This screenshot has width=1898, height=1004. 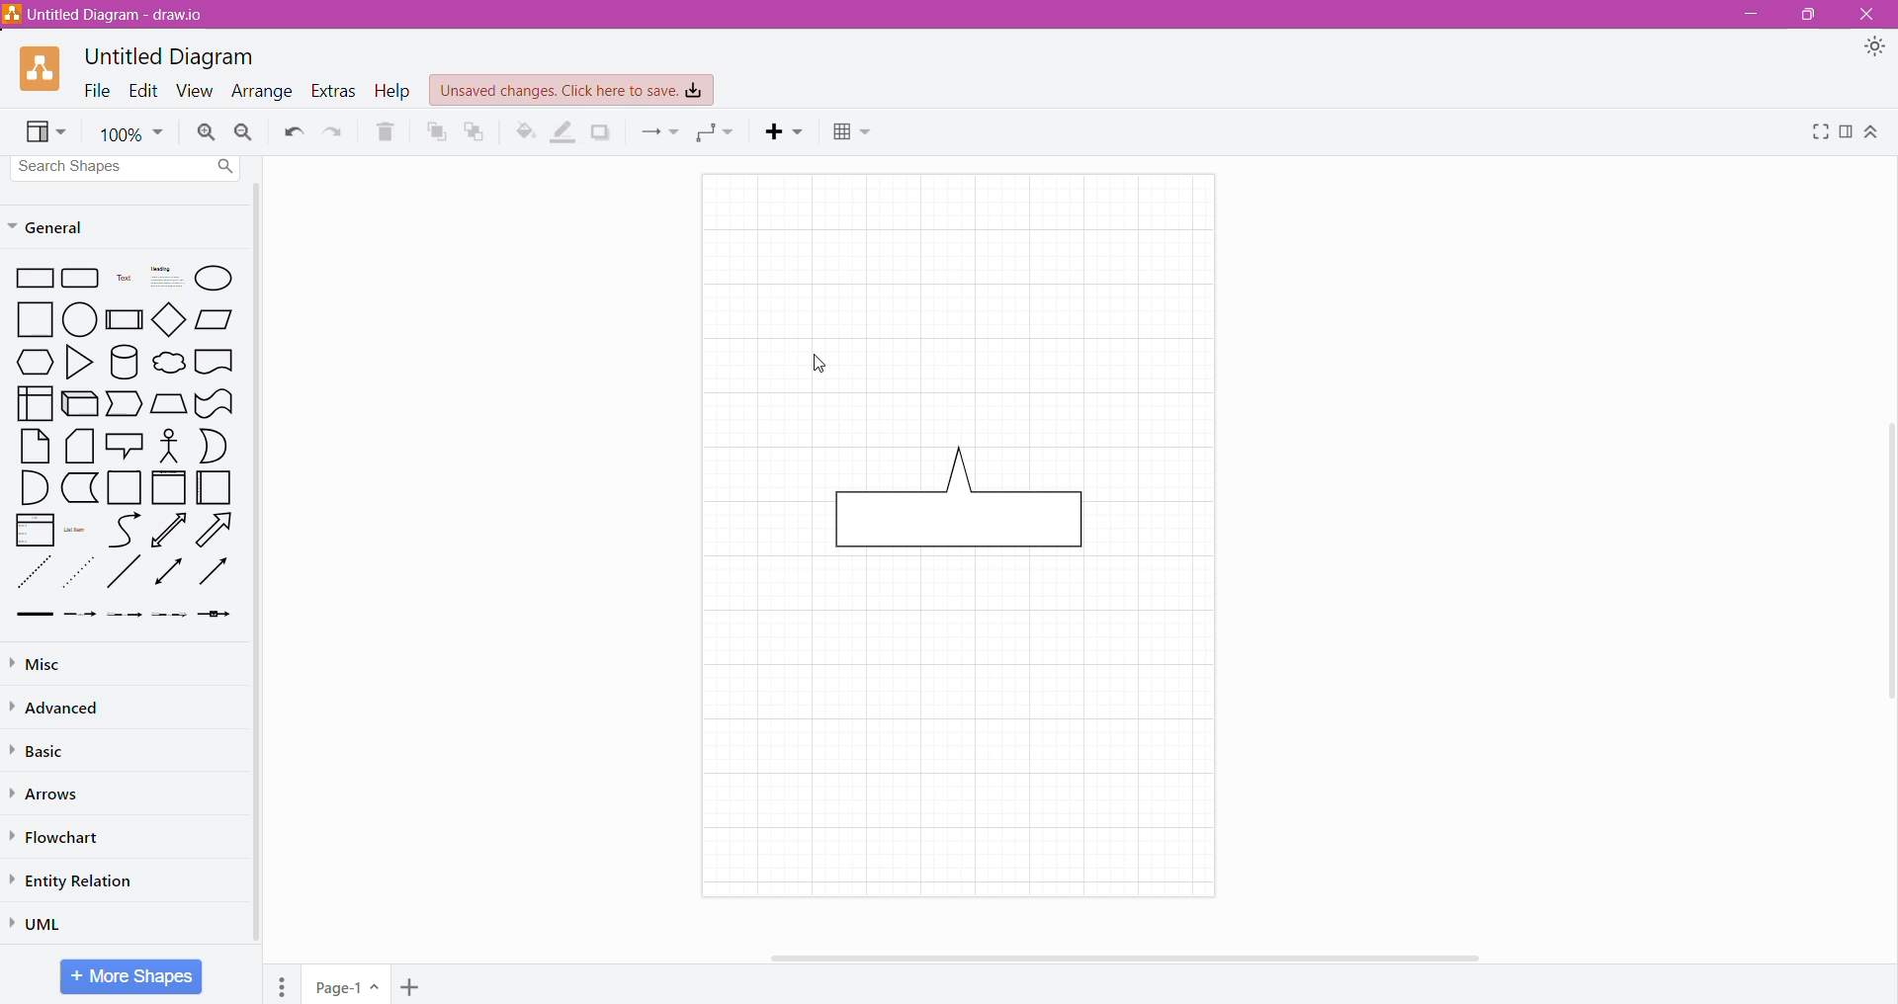 I want to click on General, so click(x=59, y=226).